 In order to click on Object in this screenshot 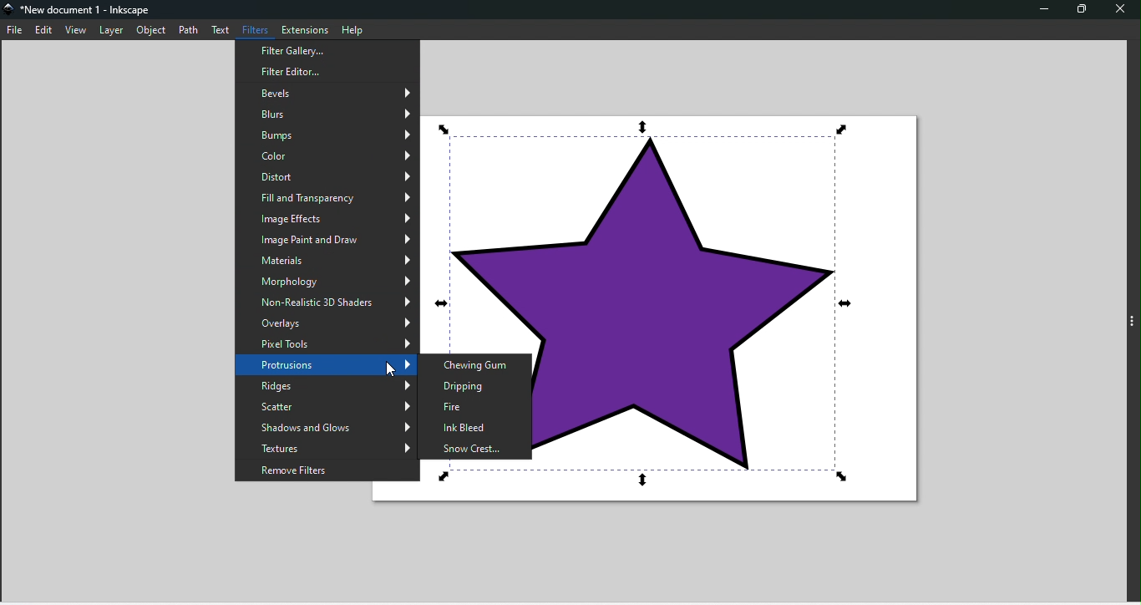, I will do `click(154, 32)`.